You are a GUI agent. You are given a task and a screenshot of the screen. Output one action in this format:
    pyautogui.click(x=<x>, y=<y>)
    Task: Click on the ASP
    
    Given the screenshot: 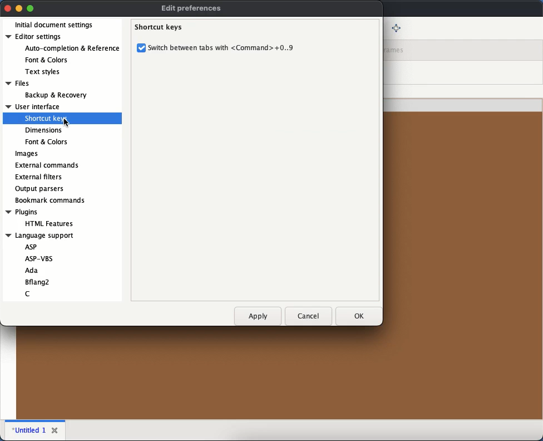 What is the action you would take?
    pyautogui.click(x=31, y=248)
    